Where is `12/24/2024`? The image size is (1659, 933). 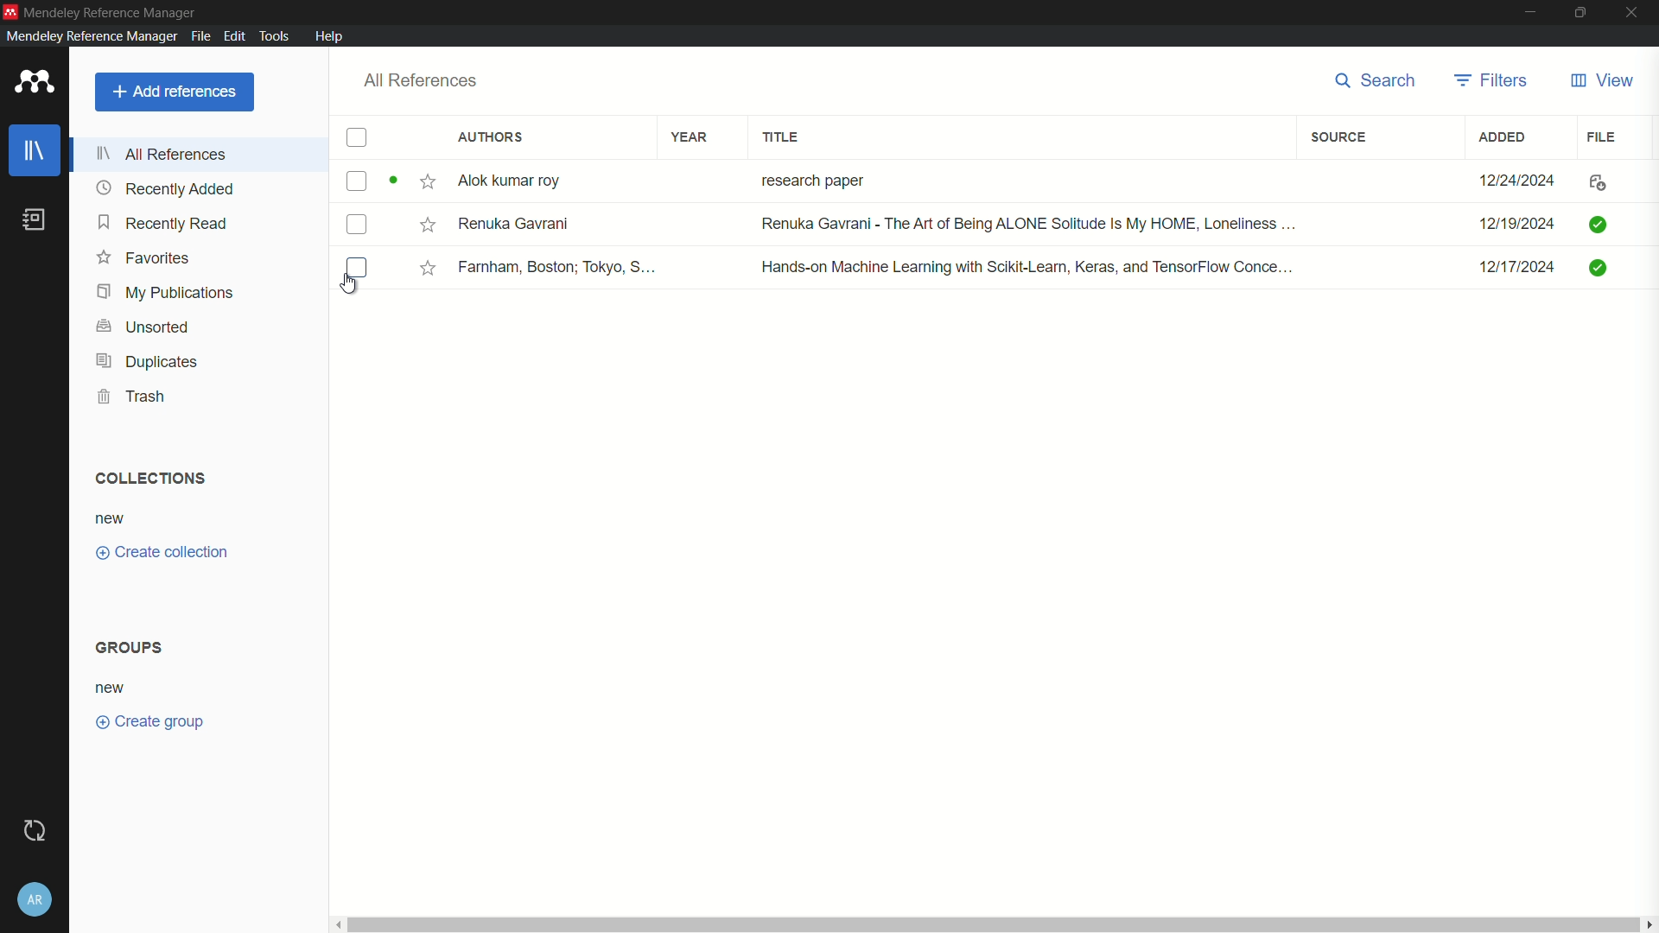
12/24/2024 is located at coordinates (1510, 177).